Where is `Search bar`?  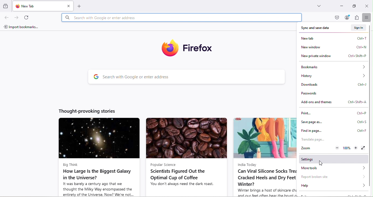 Search bar is located at coordinates (185, 77).